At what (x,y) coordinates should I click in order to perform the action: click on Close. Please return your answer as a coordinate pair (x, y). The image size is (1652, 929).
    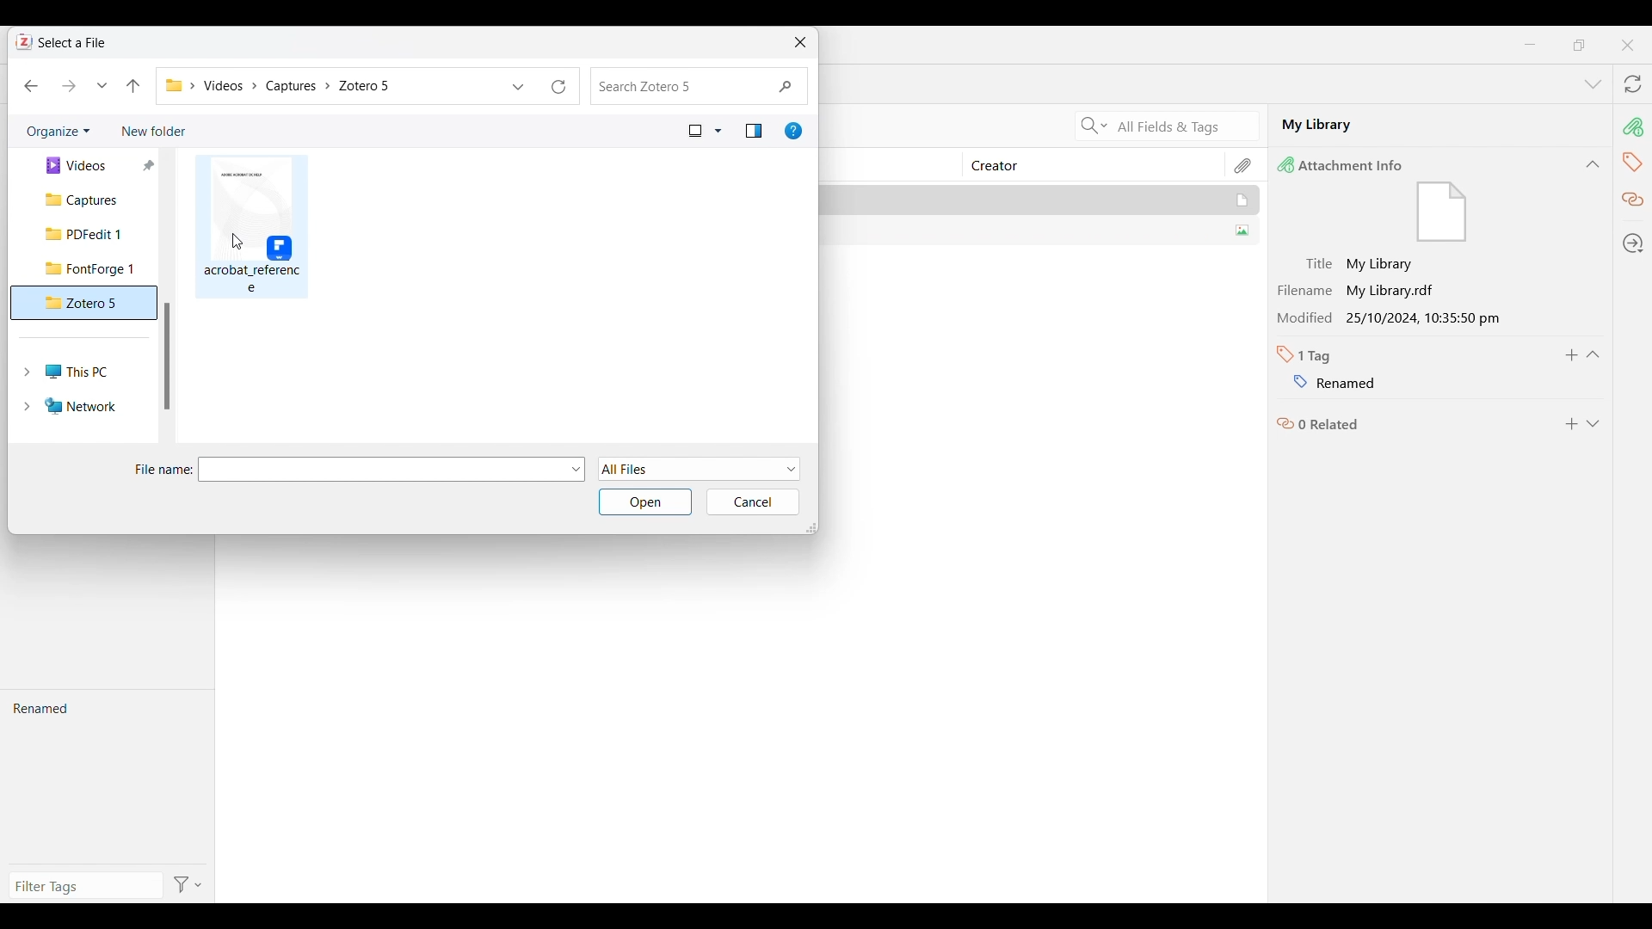
    Looking at the image, I should click on (798, 44).